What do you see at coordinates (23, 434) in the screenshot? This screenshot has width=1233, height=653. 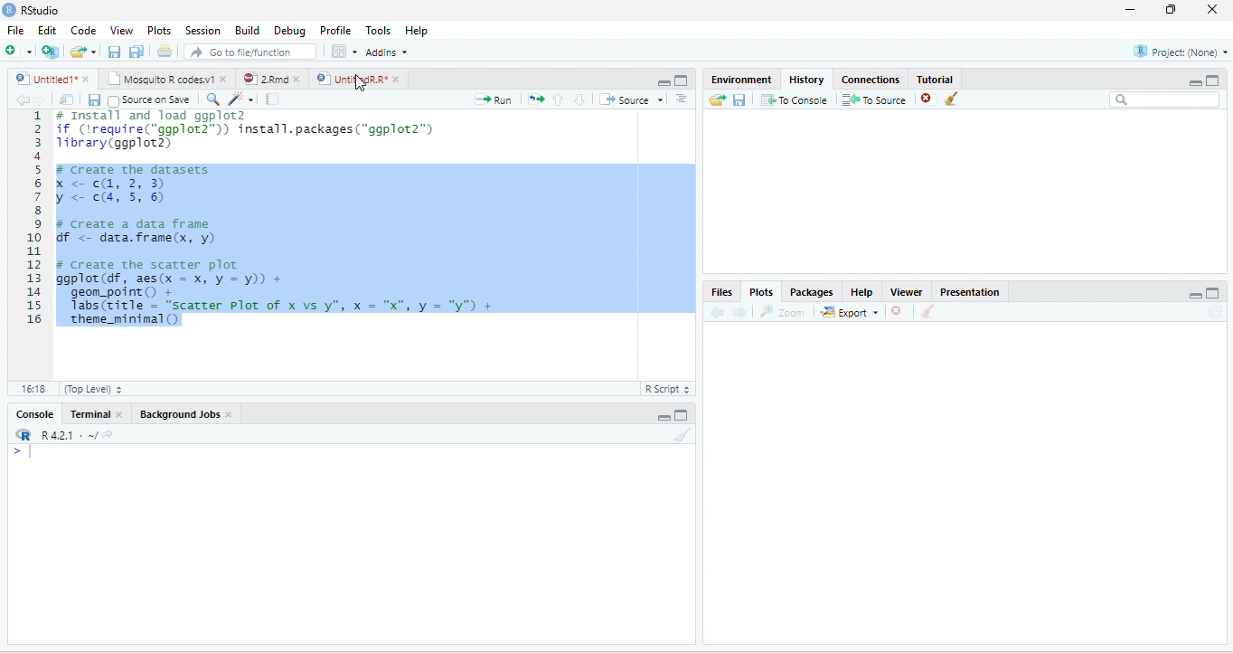 I see `R` at bounding box center [23, 434].